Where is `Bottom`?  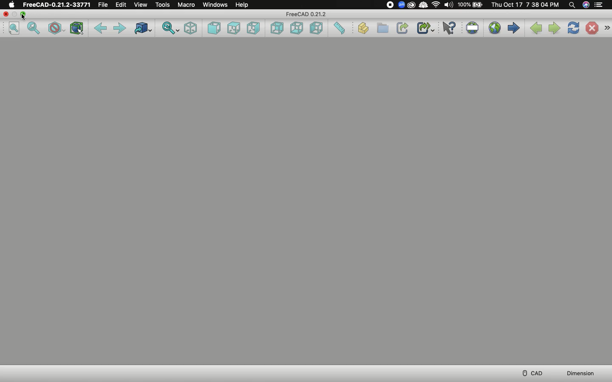
Bottom is located at coordinates (297, 28).